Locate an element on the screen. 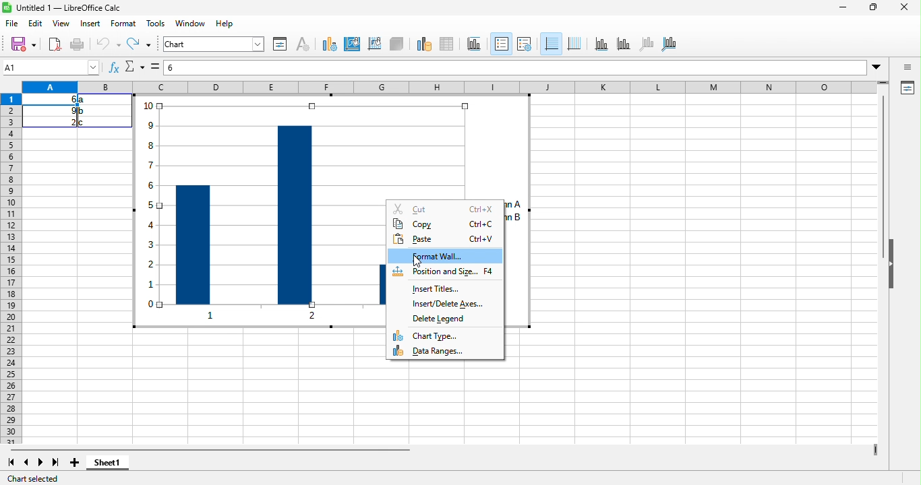 The width and height of the screenshot is (921, 485). undo is located at coordinates (105, 44).